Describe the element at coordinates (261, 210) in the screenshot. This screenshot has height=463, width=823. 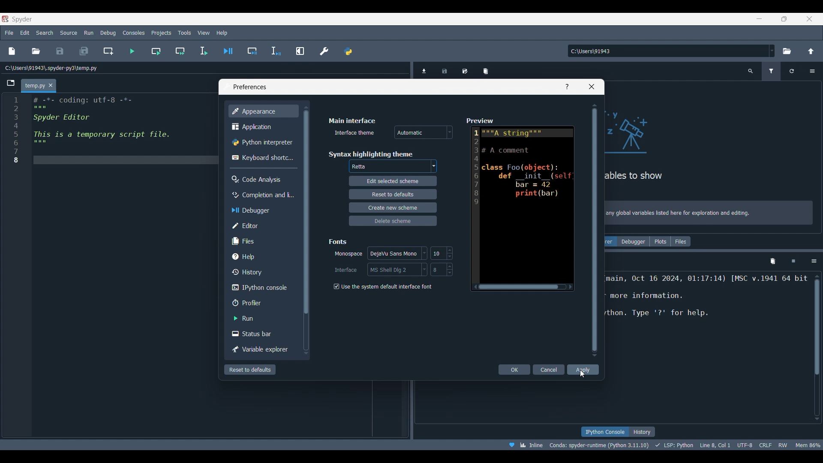
I see `Debugger` at that location.